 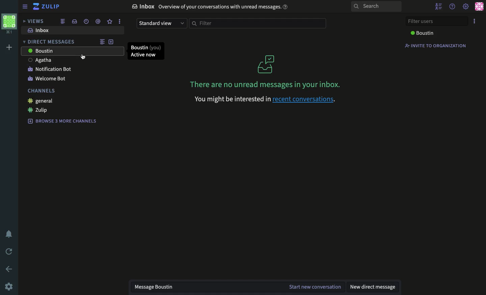 I want to click on date time, so click(x=87, y=22).